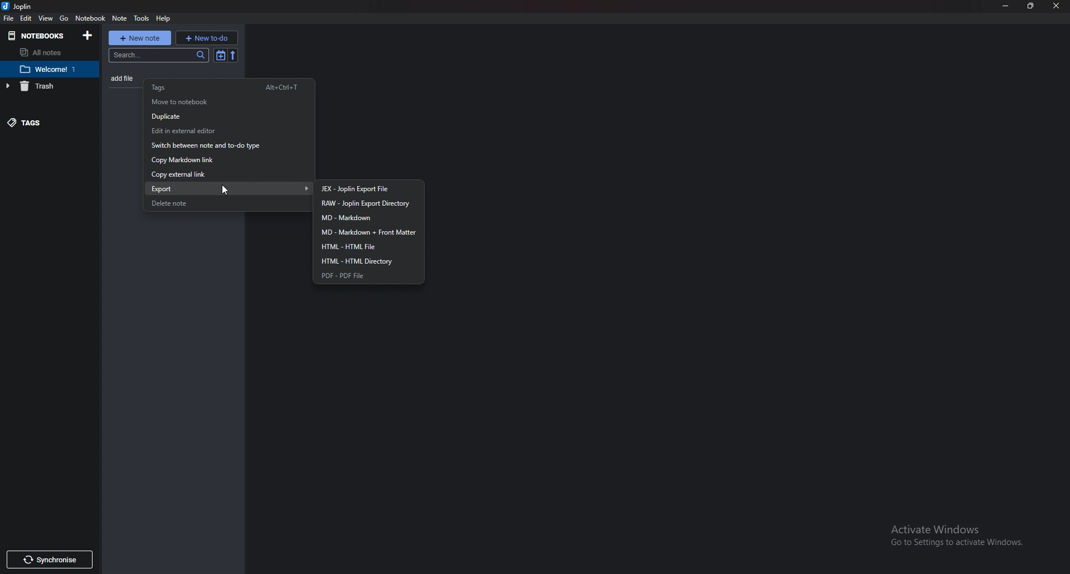 The width and height of the screenshot is (1070, 574). Describe the element at coordinates (164, 19) in the screenshot. I see `help` at that location.